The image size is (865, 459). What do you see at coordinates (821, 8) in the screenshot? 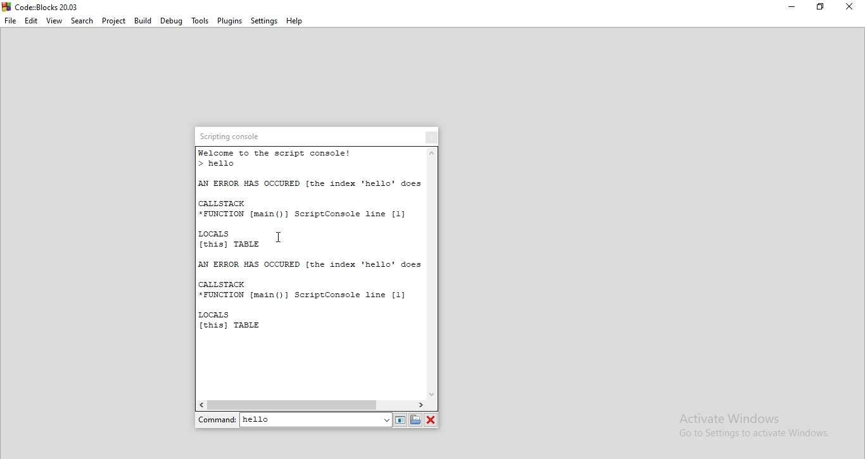
I see `Restore` at bounding box center [821, 8].